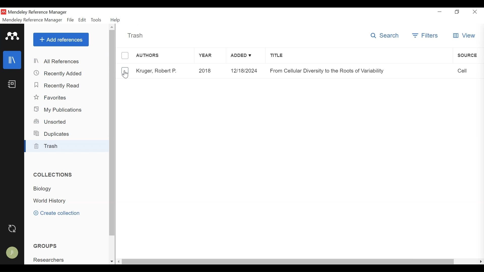 This screenshot has width=484, height=272. What do you see at coordinates (125, 75) in the screenshot?
I see `Cursor` at bounding box center [125, 75].